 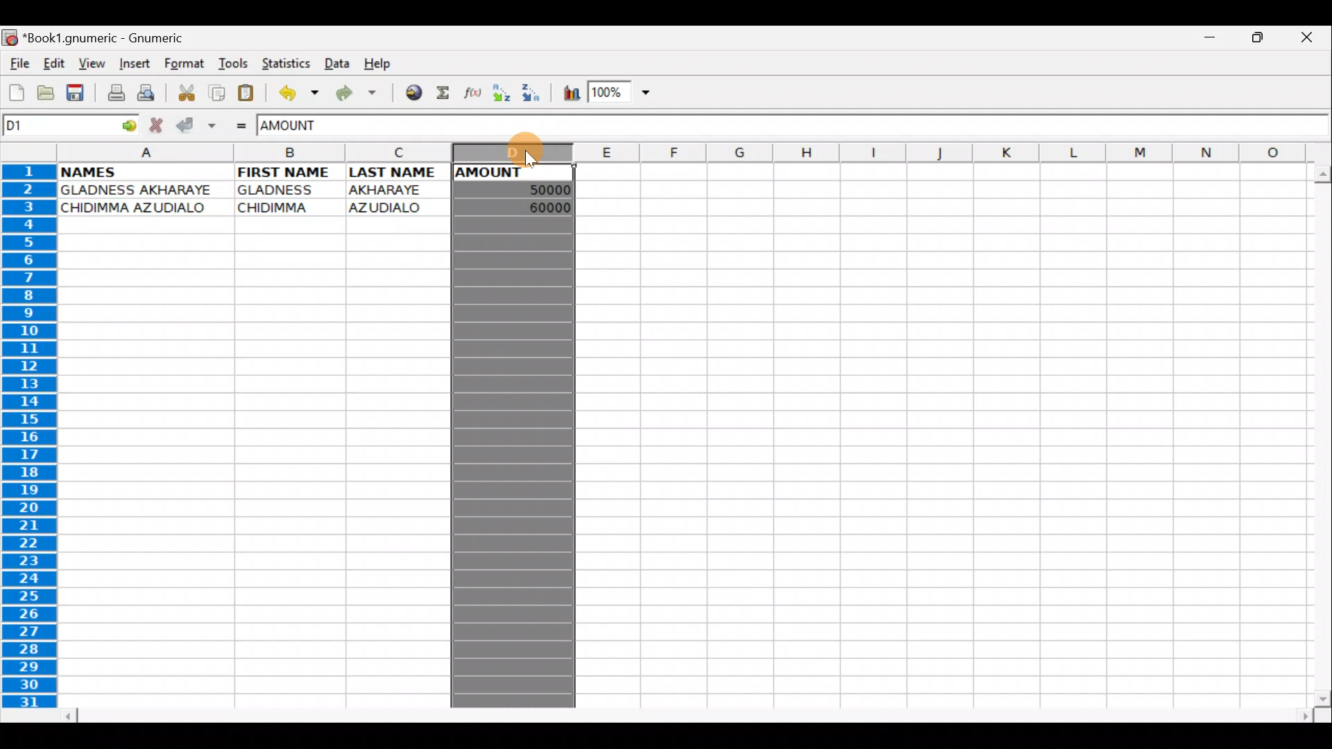 What do you see at coordinates (214, 92) in the screenshot?
I see `Copy selection` at bounding box center [214, 92].